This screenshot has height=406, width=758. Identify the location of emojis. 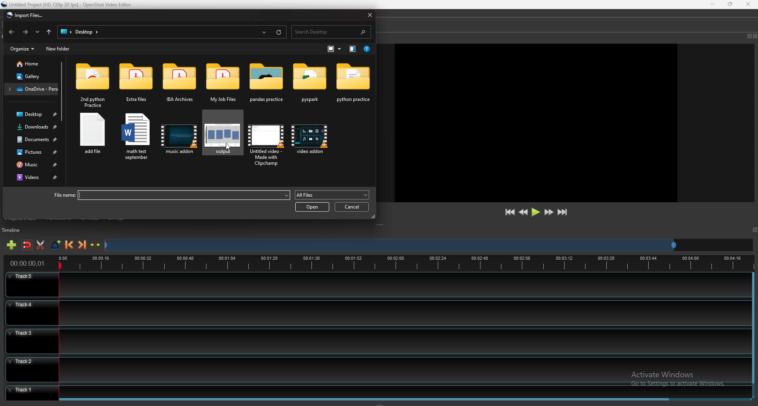
(116, 217).